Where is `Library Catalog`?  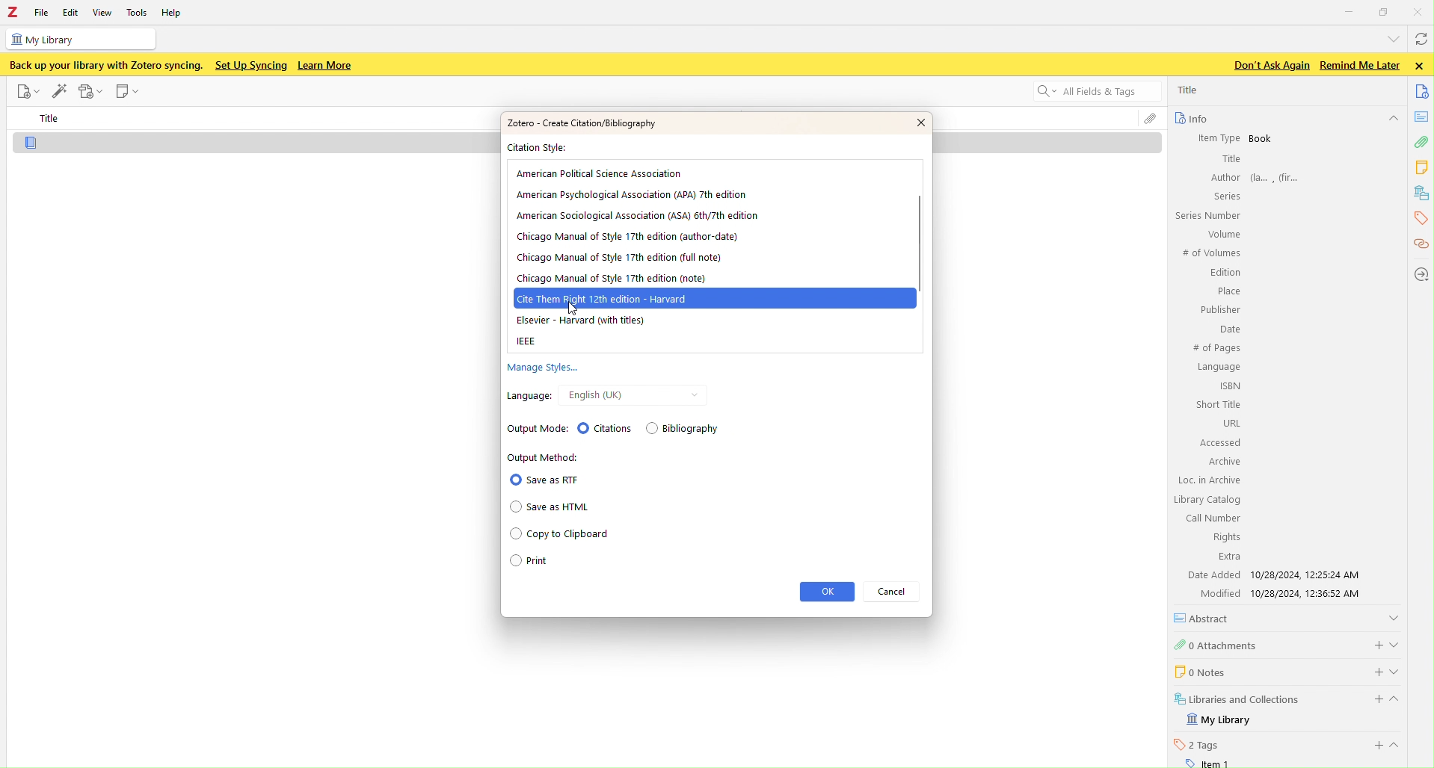
Library Catalog is located at coordinates (1208, 500).